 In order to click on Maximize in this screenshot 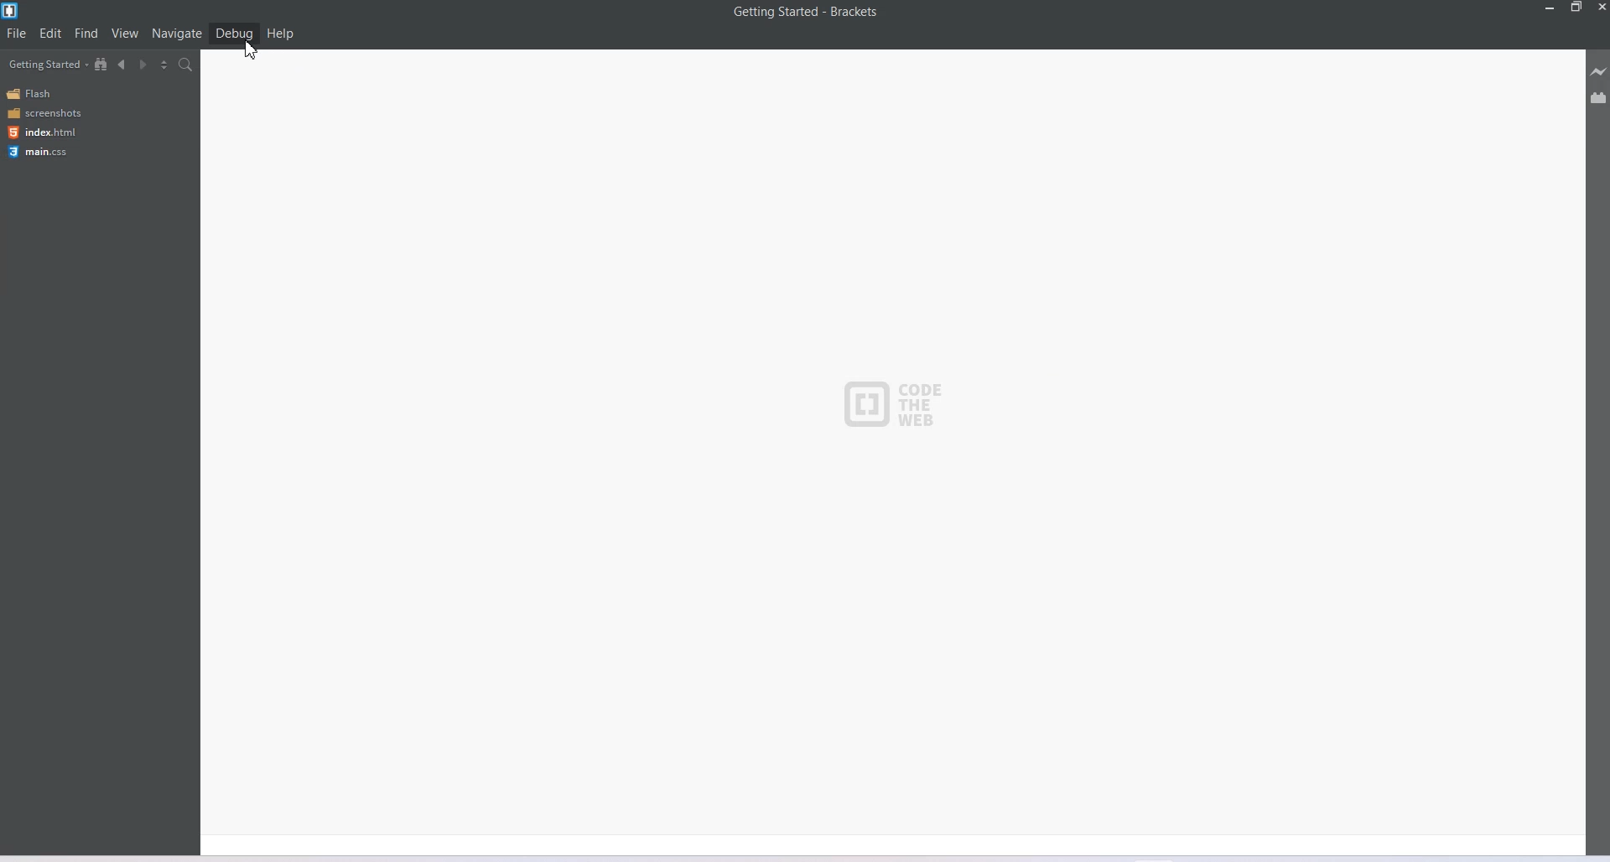, I will do `click(1576, 8)`.